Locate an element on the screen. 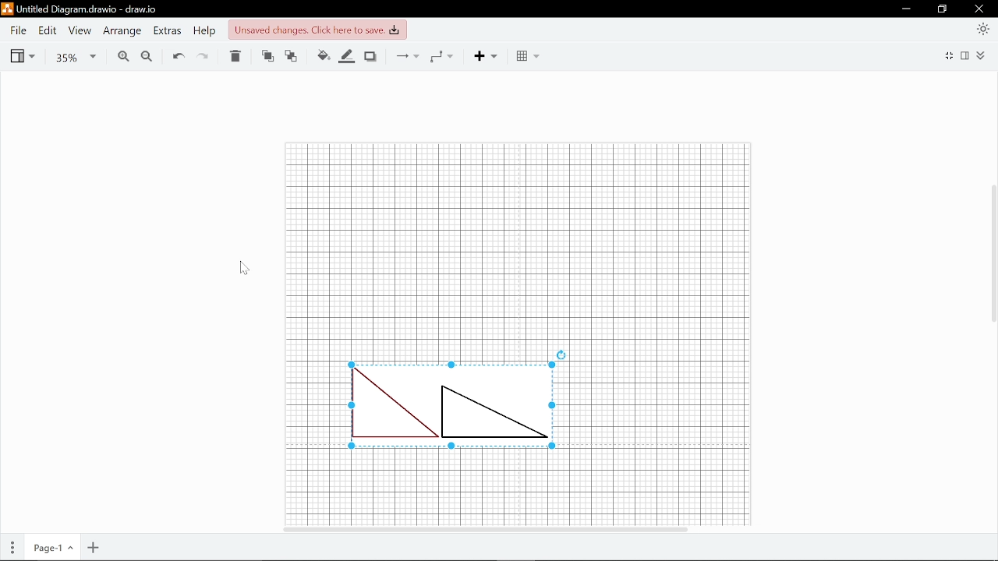  View is located at coordinates (23, 56).